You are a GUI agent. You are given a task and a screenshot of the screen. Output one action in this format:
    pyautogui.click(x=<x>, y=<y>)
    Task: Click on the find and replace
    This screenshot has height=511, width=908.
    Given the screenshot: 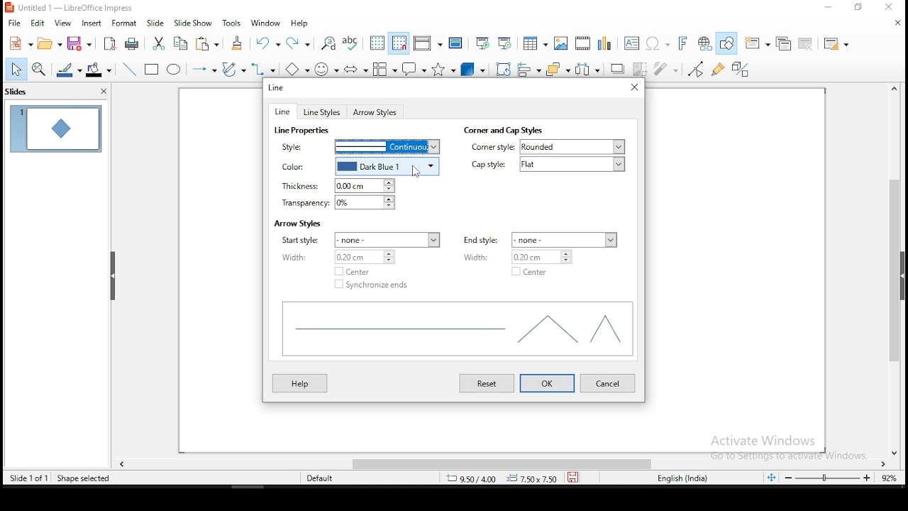 What is the action you would take?
    pyautogui.click(x=328, y=42)
    